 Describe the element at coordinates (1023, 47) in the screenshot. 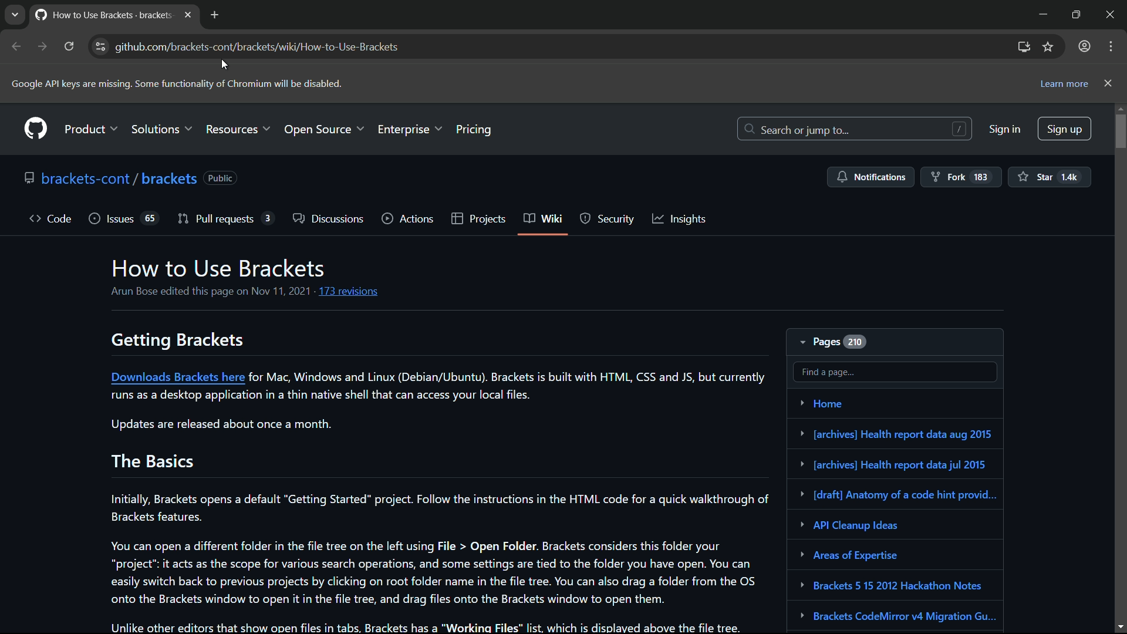

I see `install github` at that location.